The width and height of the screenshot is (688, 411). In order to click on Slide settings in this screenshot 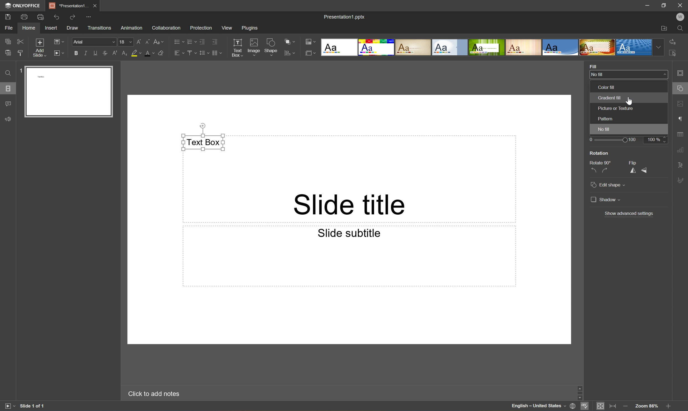, I will do `click(682, 73)`.